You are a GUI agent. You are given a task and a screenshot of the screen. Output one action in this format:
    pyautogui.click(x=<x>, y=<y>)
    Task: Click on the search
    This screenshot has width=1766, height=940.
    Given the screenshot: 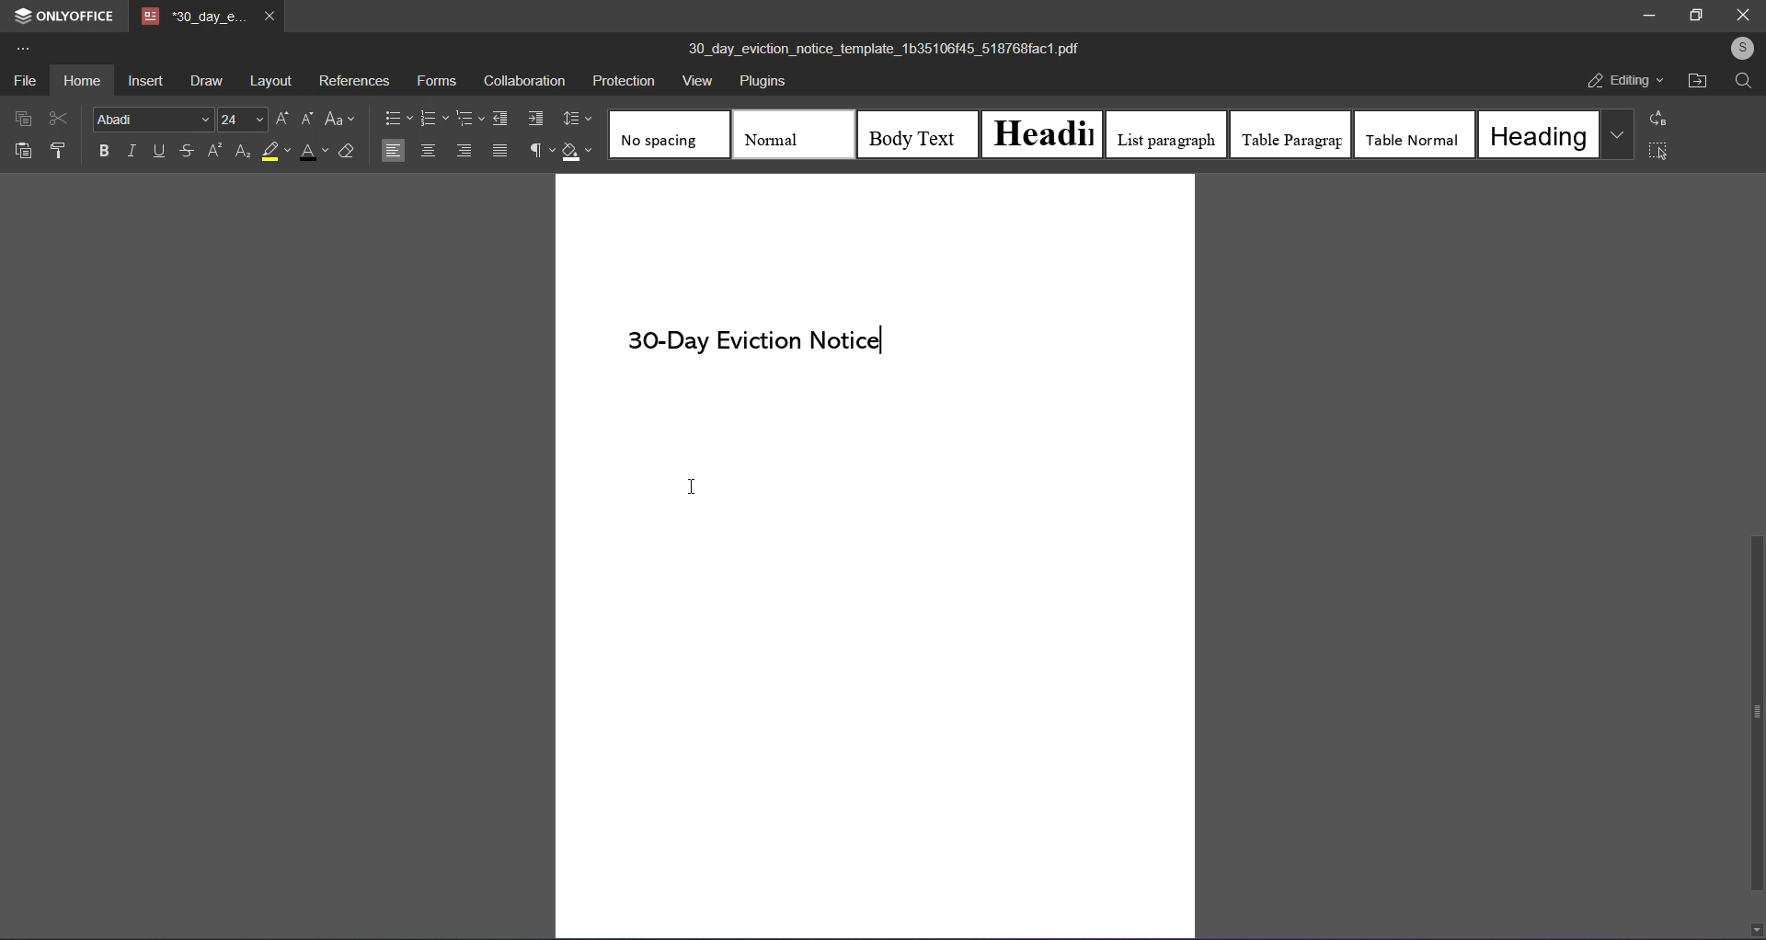 What is the action you would take?
    pyautogui.click(x=1745, y=82)
    